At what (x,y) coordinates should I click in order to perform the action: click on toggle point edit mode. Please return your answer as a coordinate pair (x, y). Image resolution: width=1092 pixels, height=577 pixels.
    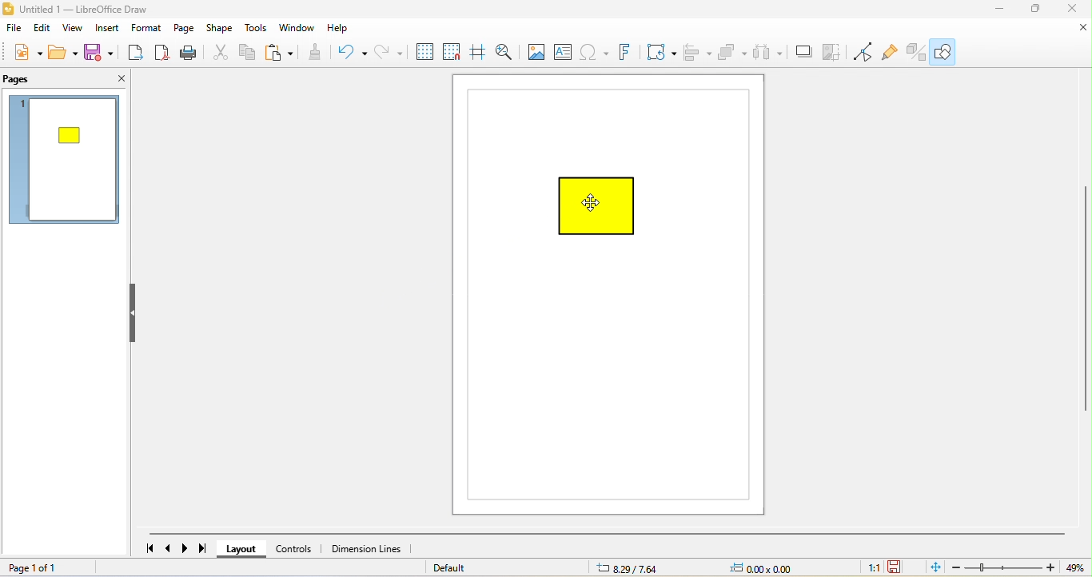
    Looking at the image, I should click on (867, 52).